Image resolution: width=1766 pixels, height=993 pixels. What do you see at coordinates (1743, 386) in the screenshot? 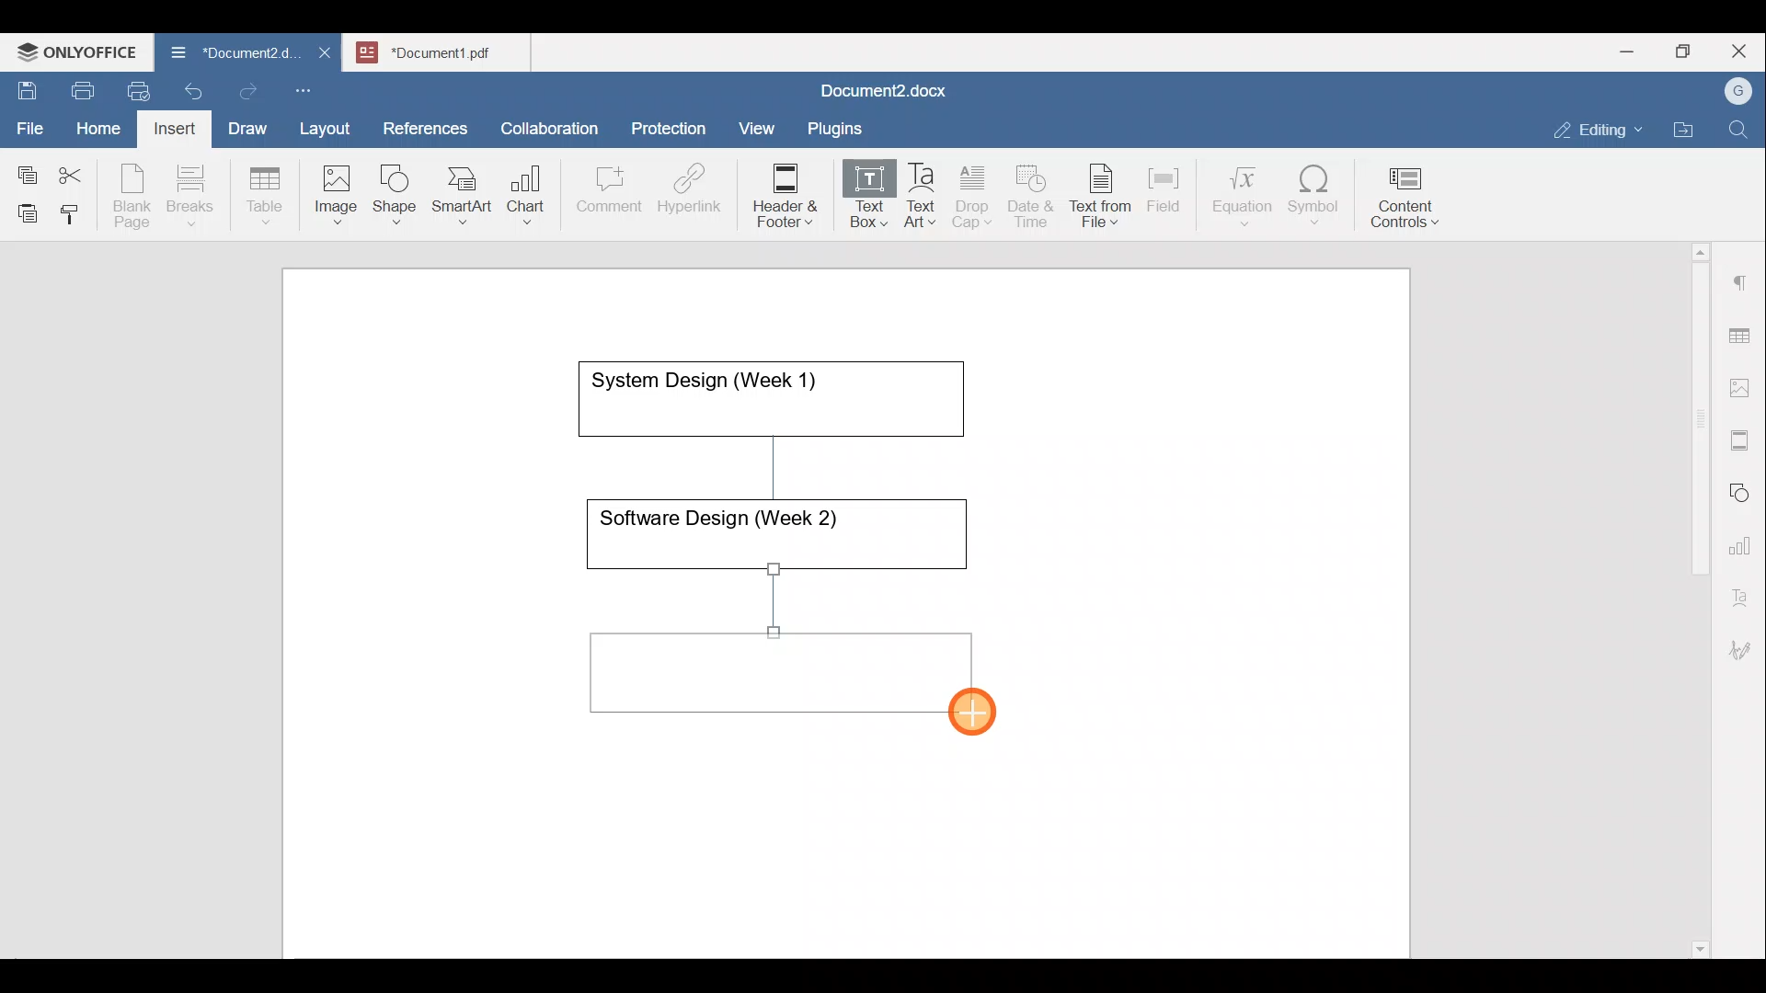
I see `Image settings` at bounding box center [1743, 386].